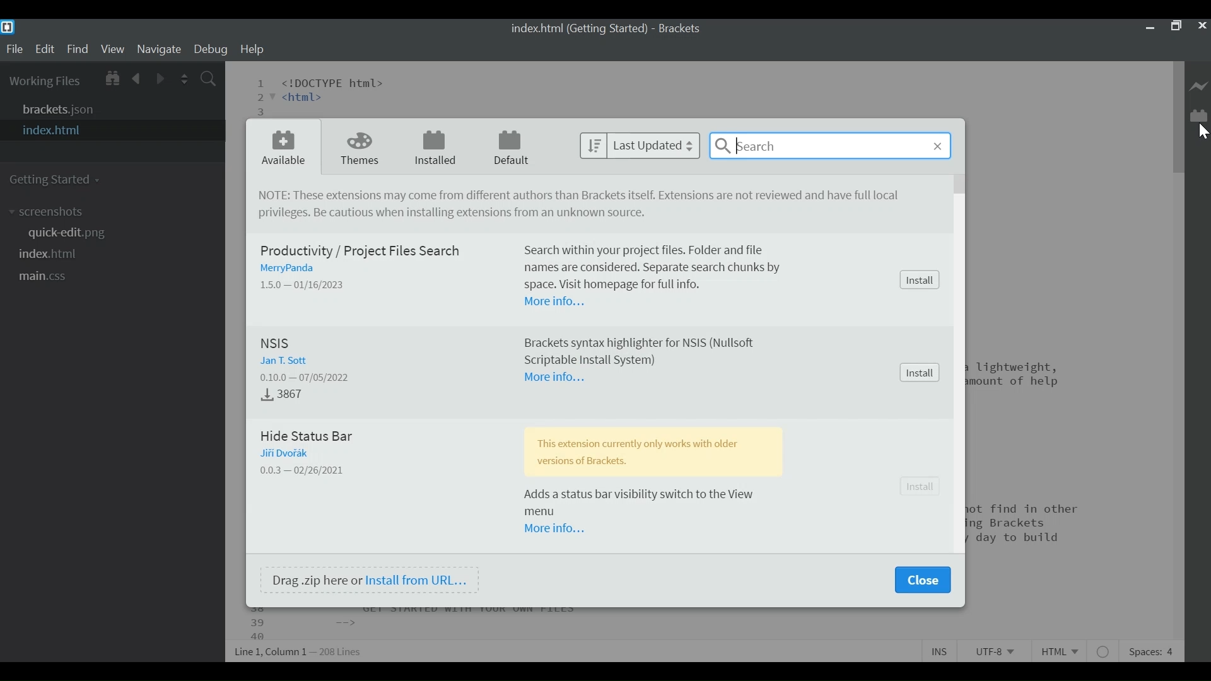  Describe the element at coordinates (992, 651) in the screenshot. I see `File Encoding` at that location.